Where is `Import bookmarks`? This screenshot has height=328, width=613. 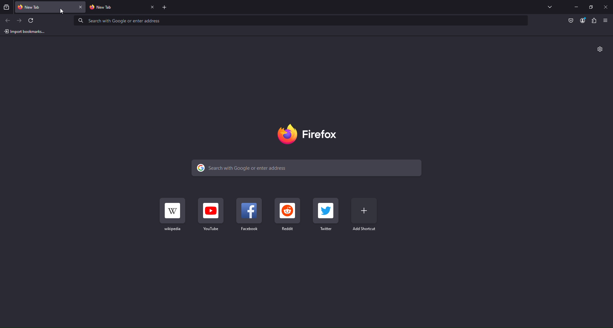
Import bookmarks is located at coordinates (25, 32).